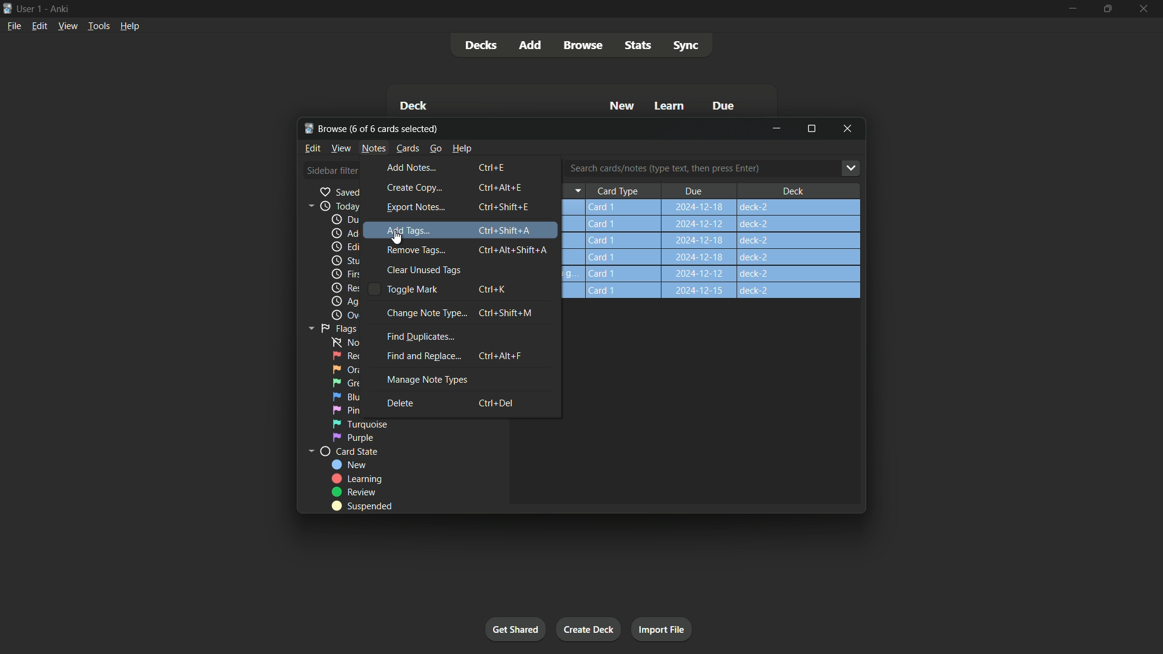 This screenshot has height=654, width=1163. Describe the element at coordinates (96, 27) in the screenshot. I see `Tools menu` at that location.